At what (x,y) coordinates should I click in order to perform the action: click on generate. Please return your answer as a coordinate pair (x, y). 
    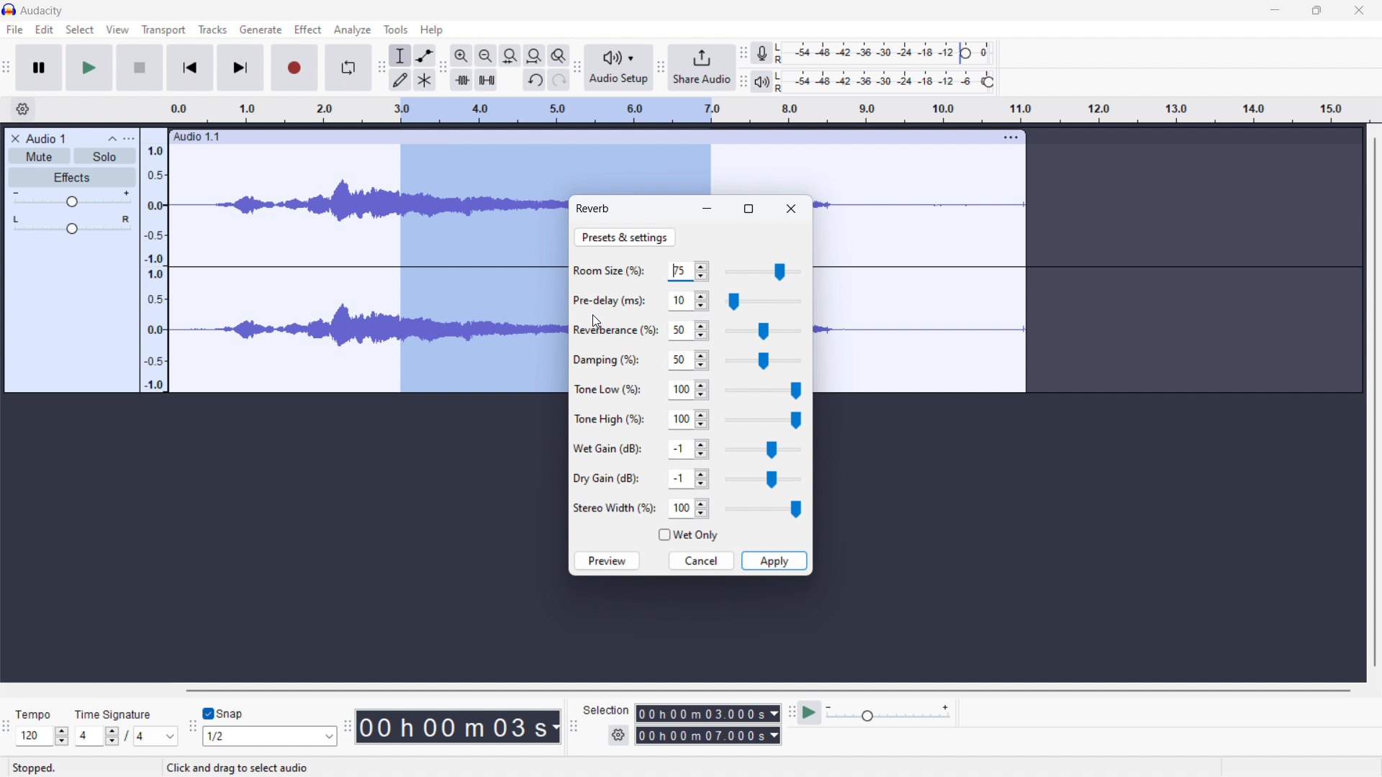
    Looking at the image, I should click on (259, 29).